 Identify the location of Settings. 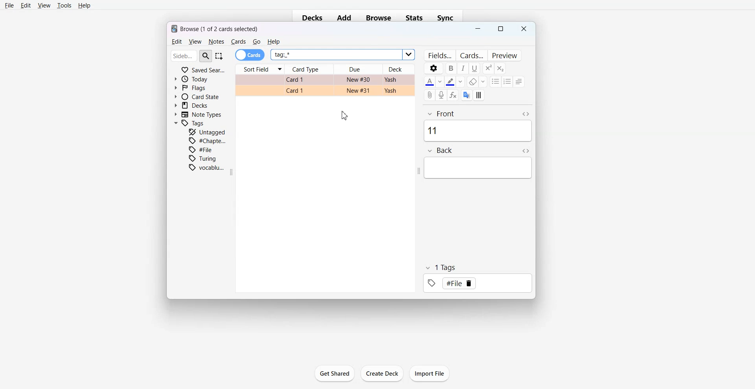
(433, 68).